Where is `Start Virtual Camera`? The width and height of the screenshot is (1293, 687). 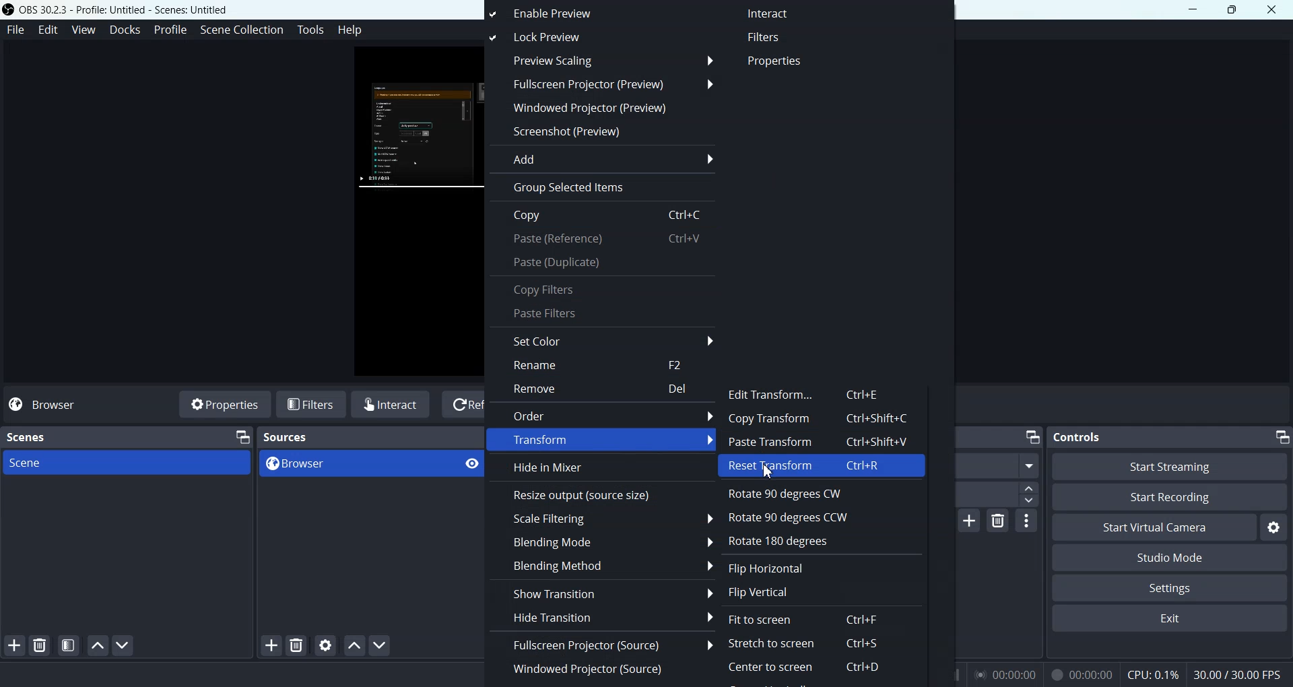 Start Virtual Camera is located at coordinates (1154, 527).